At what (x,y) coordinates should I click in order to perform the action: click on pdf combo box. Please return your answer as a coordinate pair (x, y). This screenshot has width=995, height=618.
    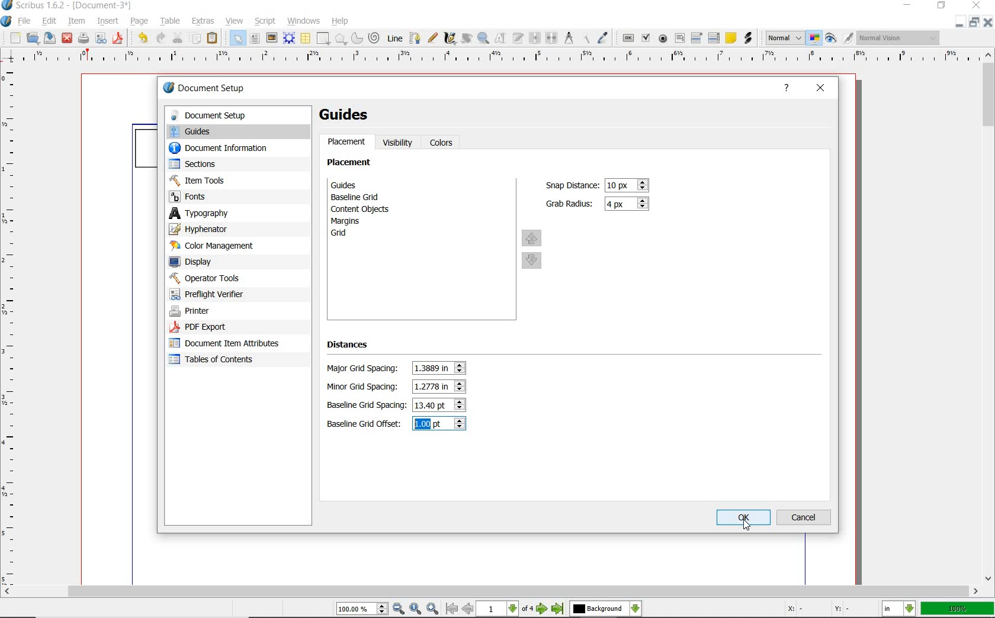
    Looking at the image, I should click on (696, 37).